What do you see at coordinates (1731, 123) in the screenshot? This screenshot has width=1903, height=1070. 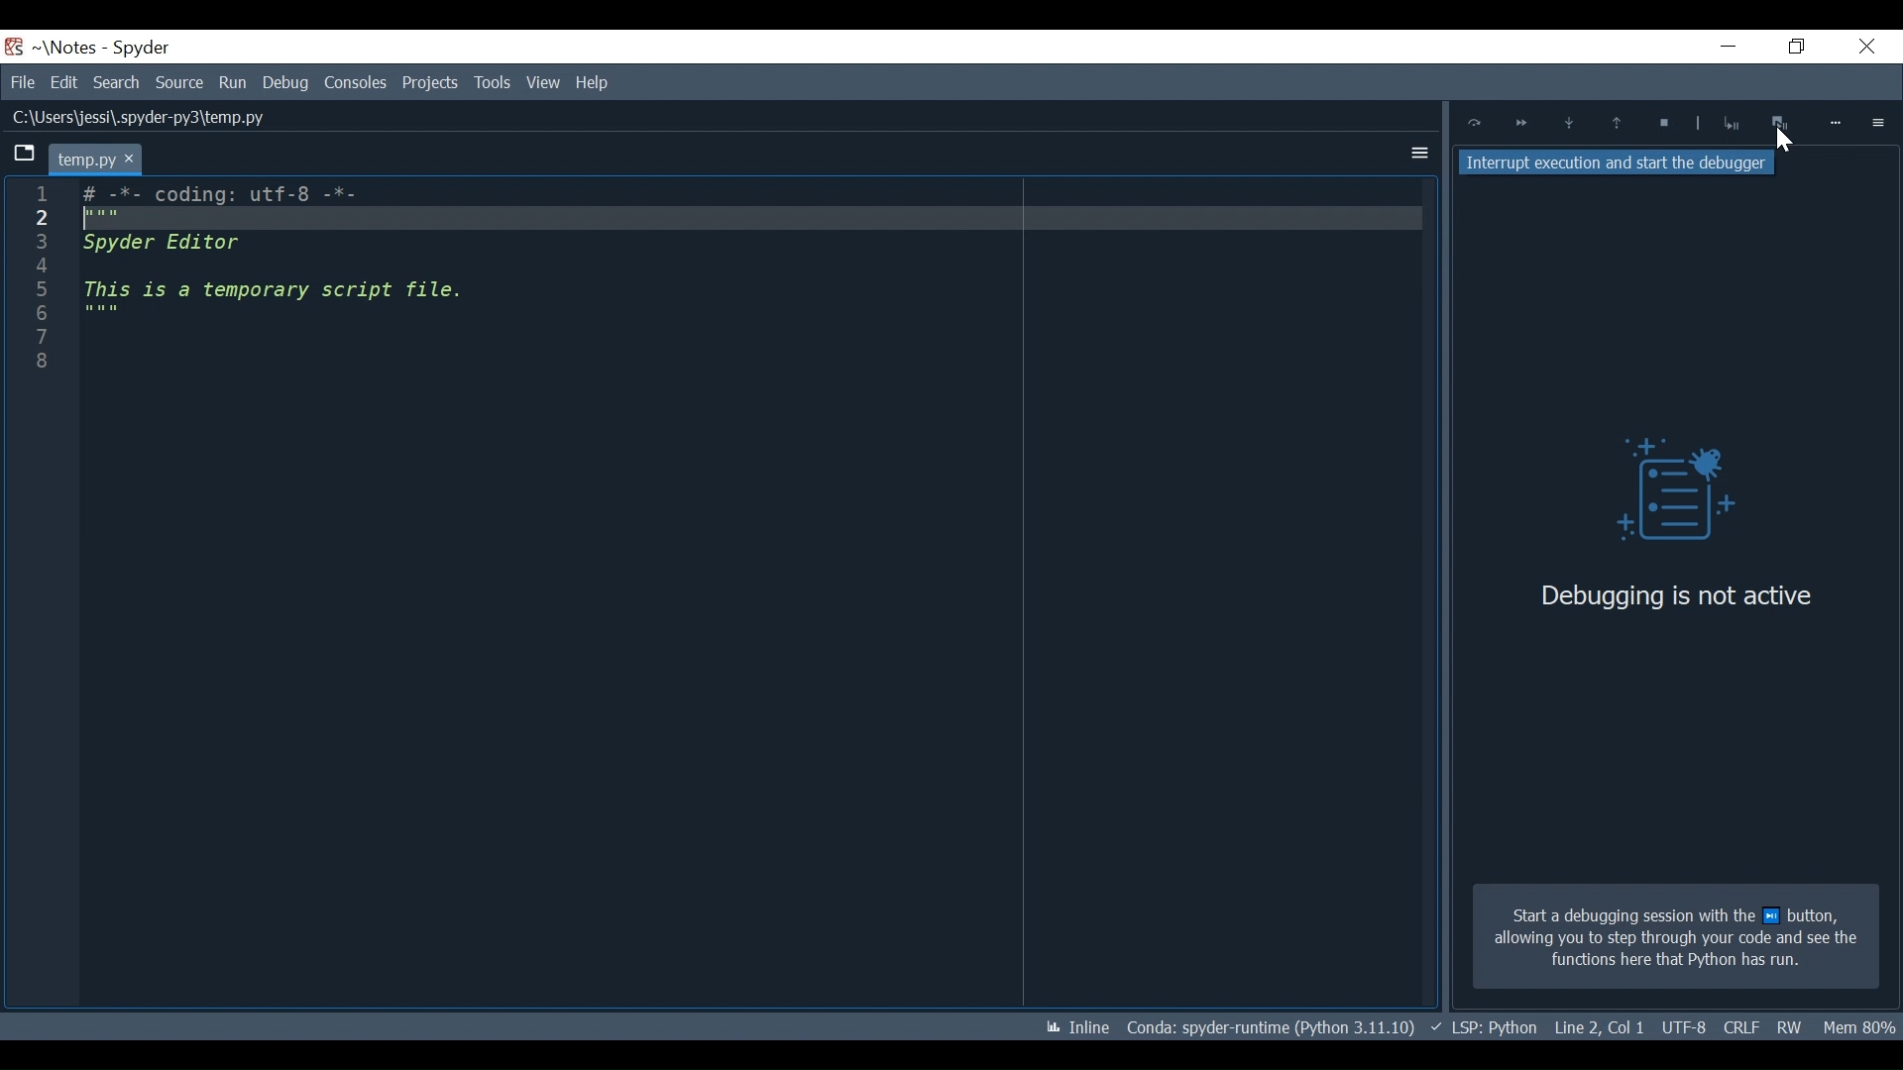 I see `Stop Debugging` at bounding box center [1731, 123].